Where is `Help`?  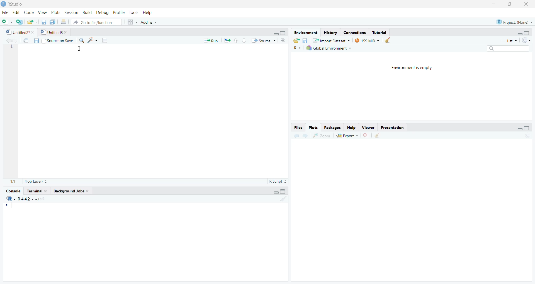 Help is located at coordinates (148, 13).